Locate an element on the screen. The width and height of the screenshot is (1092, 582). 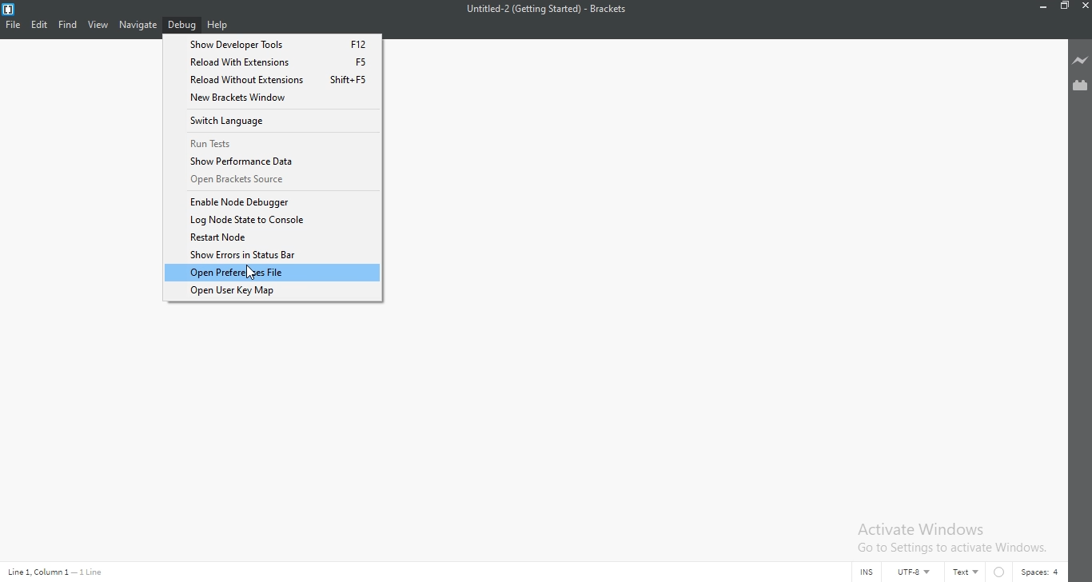
file is located at coordinates (12, 25).